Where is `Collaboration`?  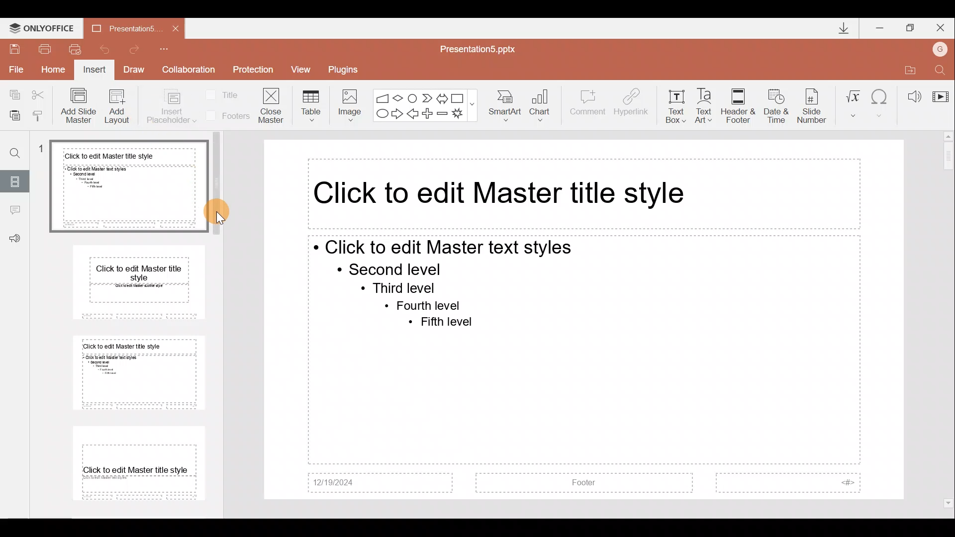 Collaboration is located at coordinates (189, 70).